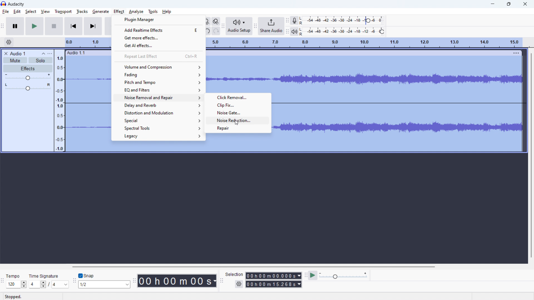 This screenshot has width=534, height=300. Describe the element at coordinates (15, 26) in the screenshot. I see `pause` at that location.